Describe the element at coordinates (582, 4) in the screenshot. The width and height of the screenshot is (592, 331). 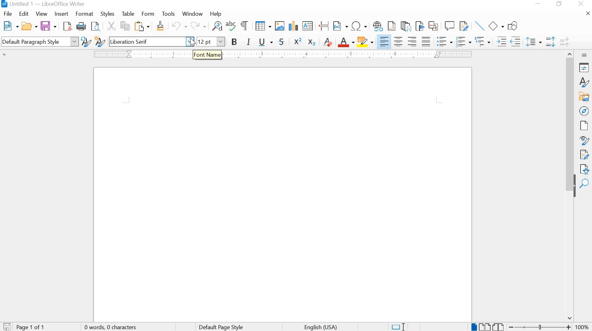
I see `CLOSE` at that location.